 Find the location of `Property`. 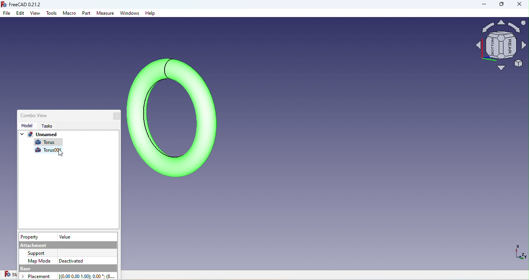

Property is located at coordinates (31, 237).